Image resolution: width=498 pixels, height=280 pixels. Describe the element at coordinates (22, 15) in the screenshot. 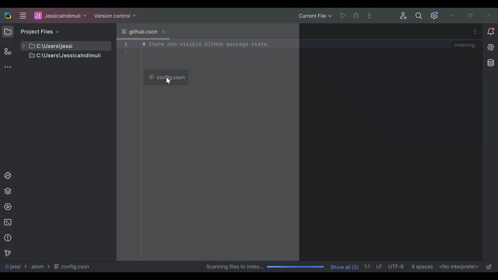

I see `Main Menu` at that location.